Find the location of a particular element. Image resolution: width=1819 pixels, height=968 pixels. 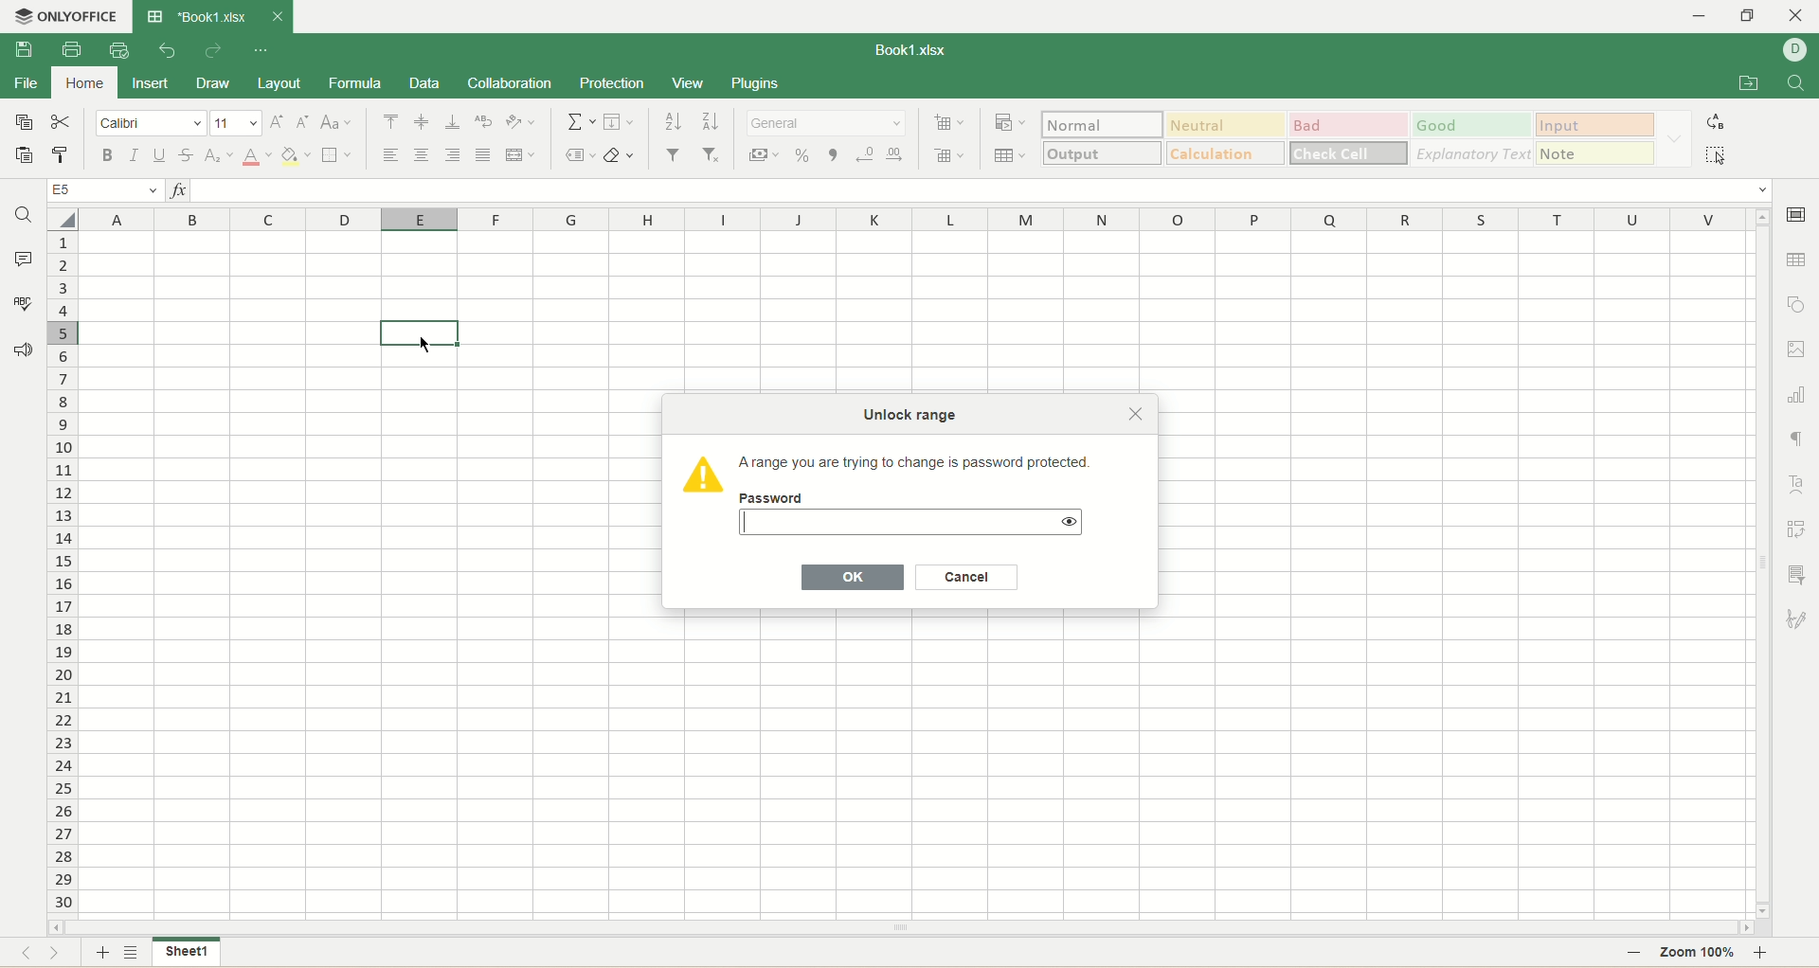

protection is located at coordinates (614, 84).